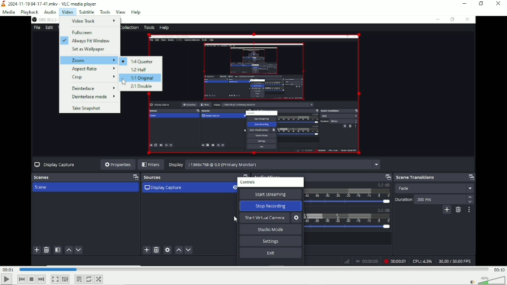 This screenshot has width=507, height=285. I want to click on playback, so click(29, 12).